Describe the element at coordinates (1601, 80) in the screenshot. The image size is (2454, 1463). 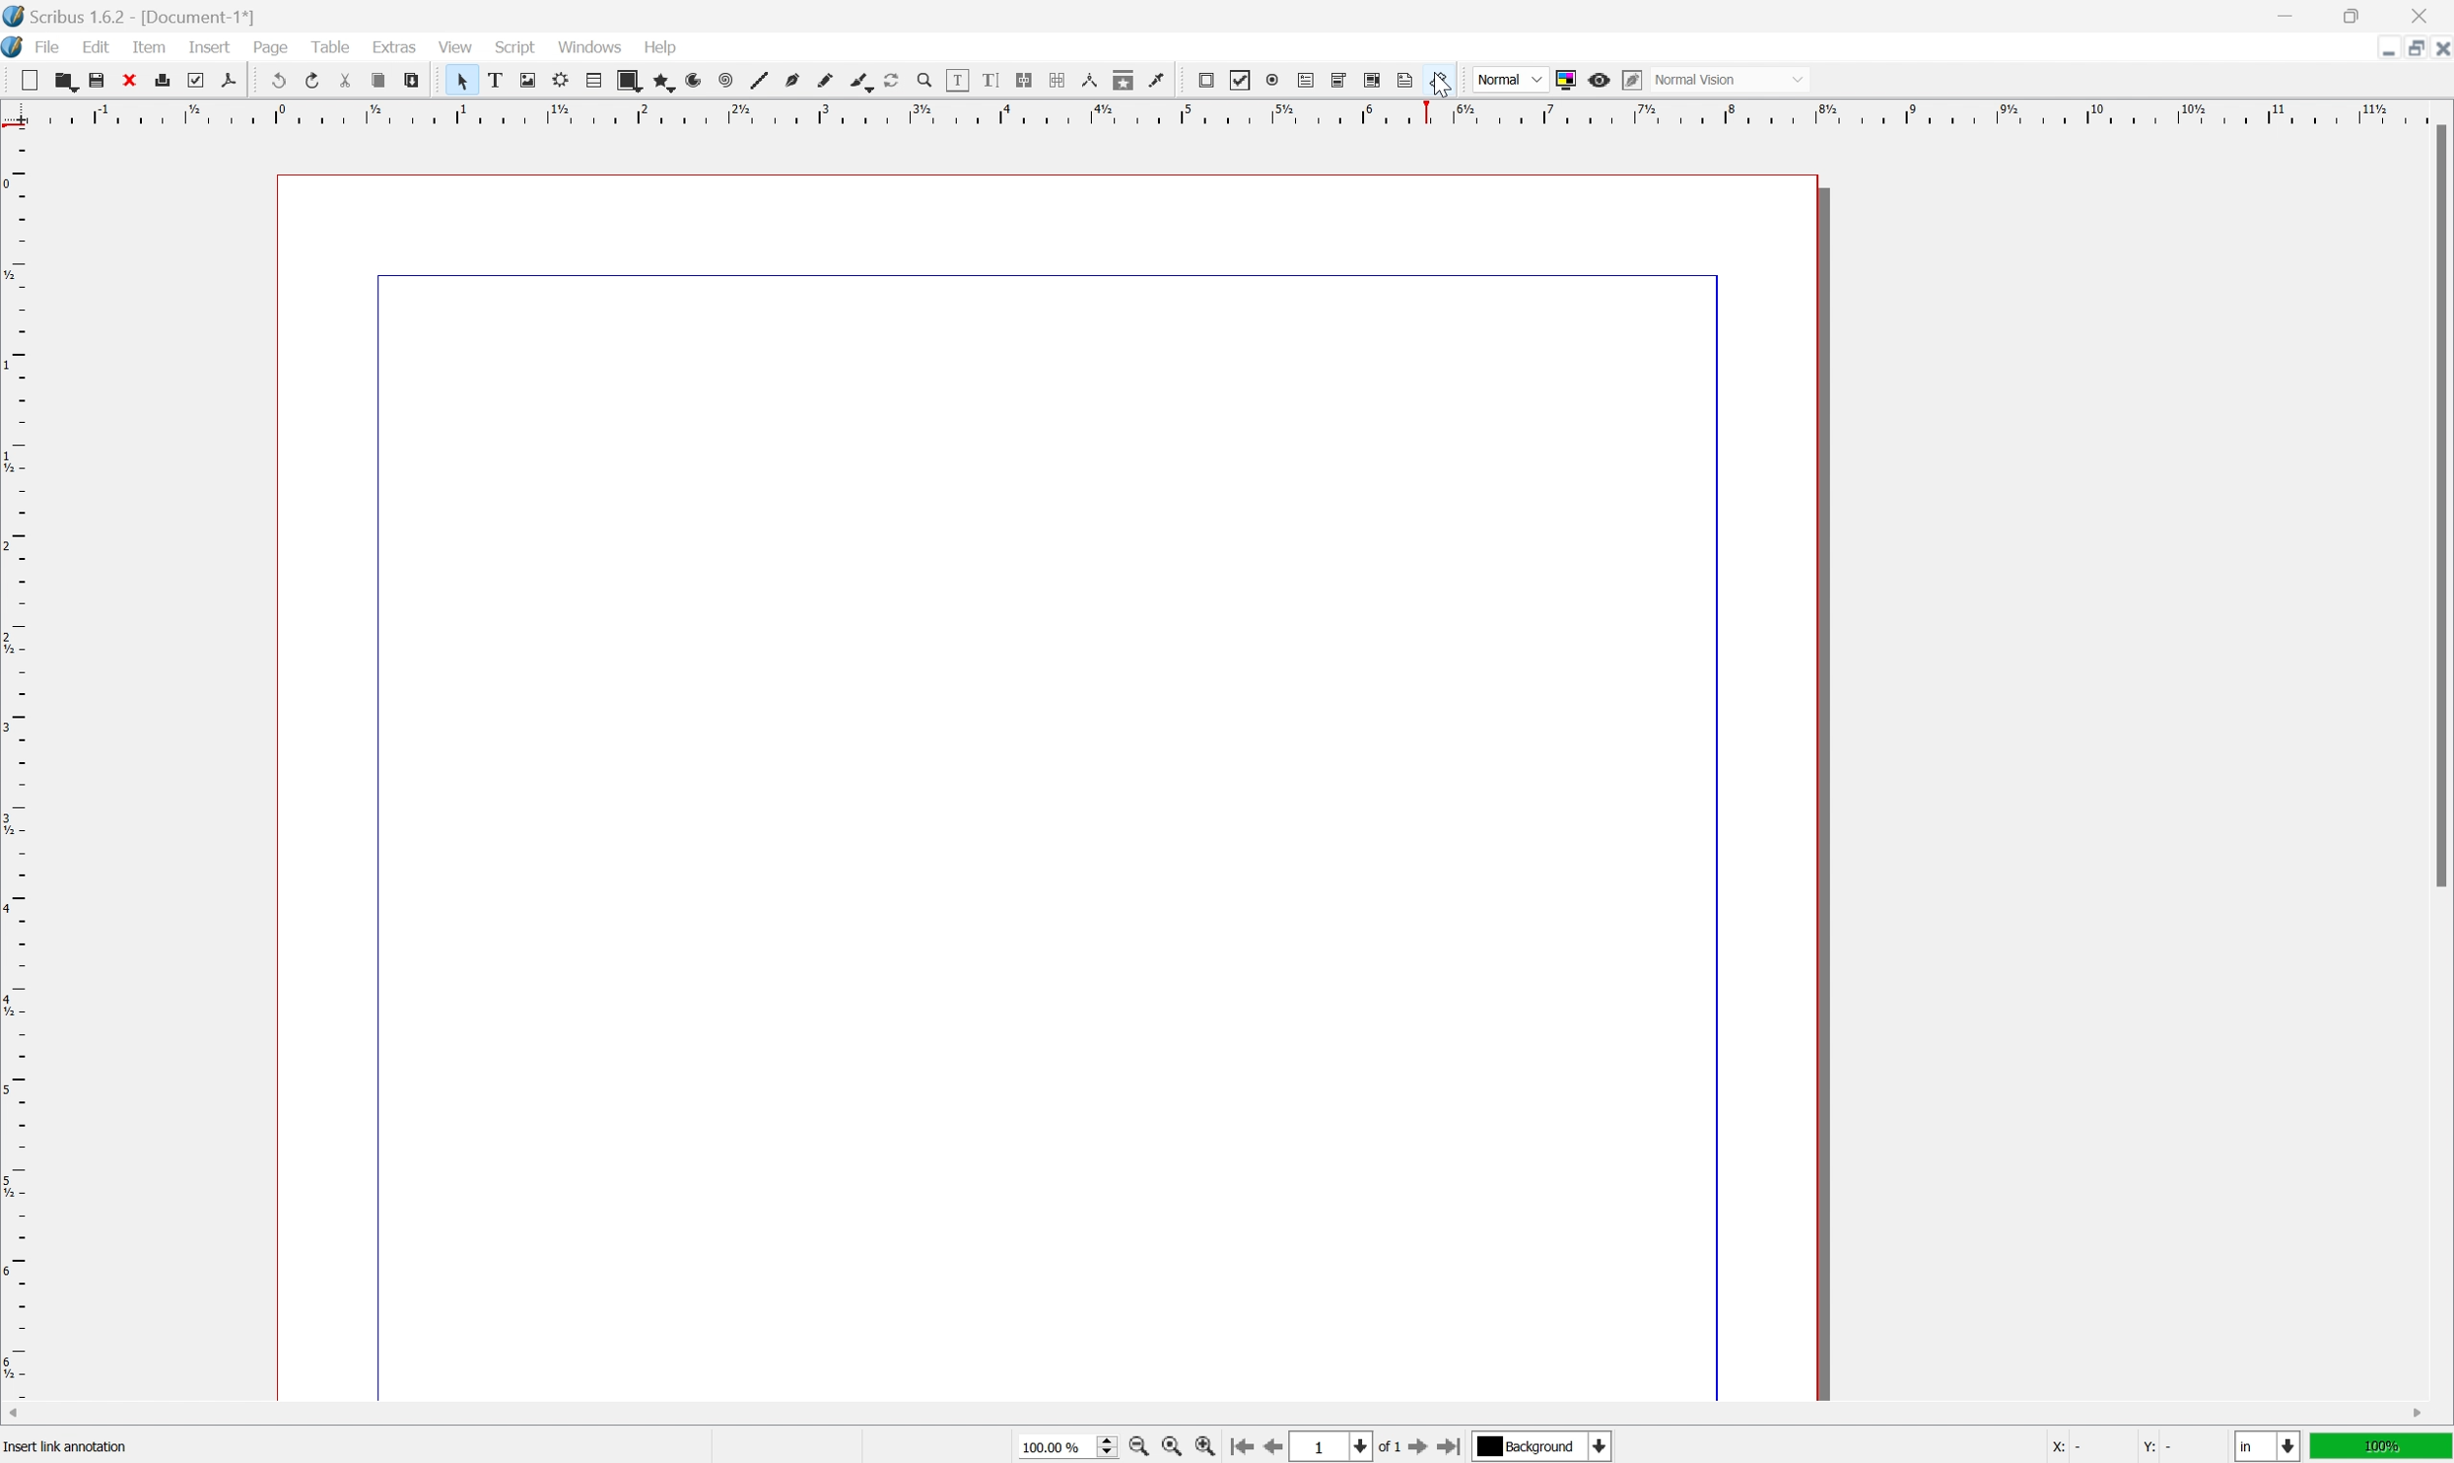
I see `preview mode` at that location.